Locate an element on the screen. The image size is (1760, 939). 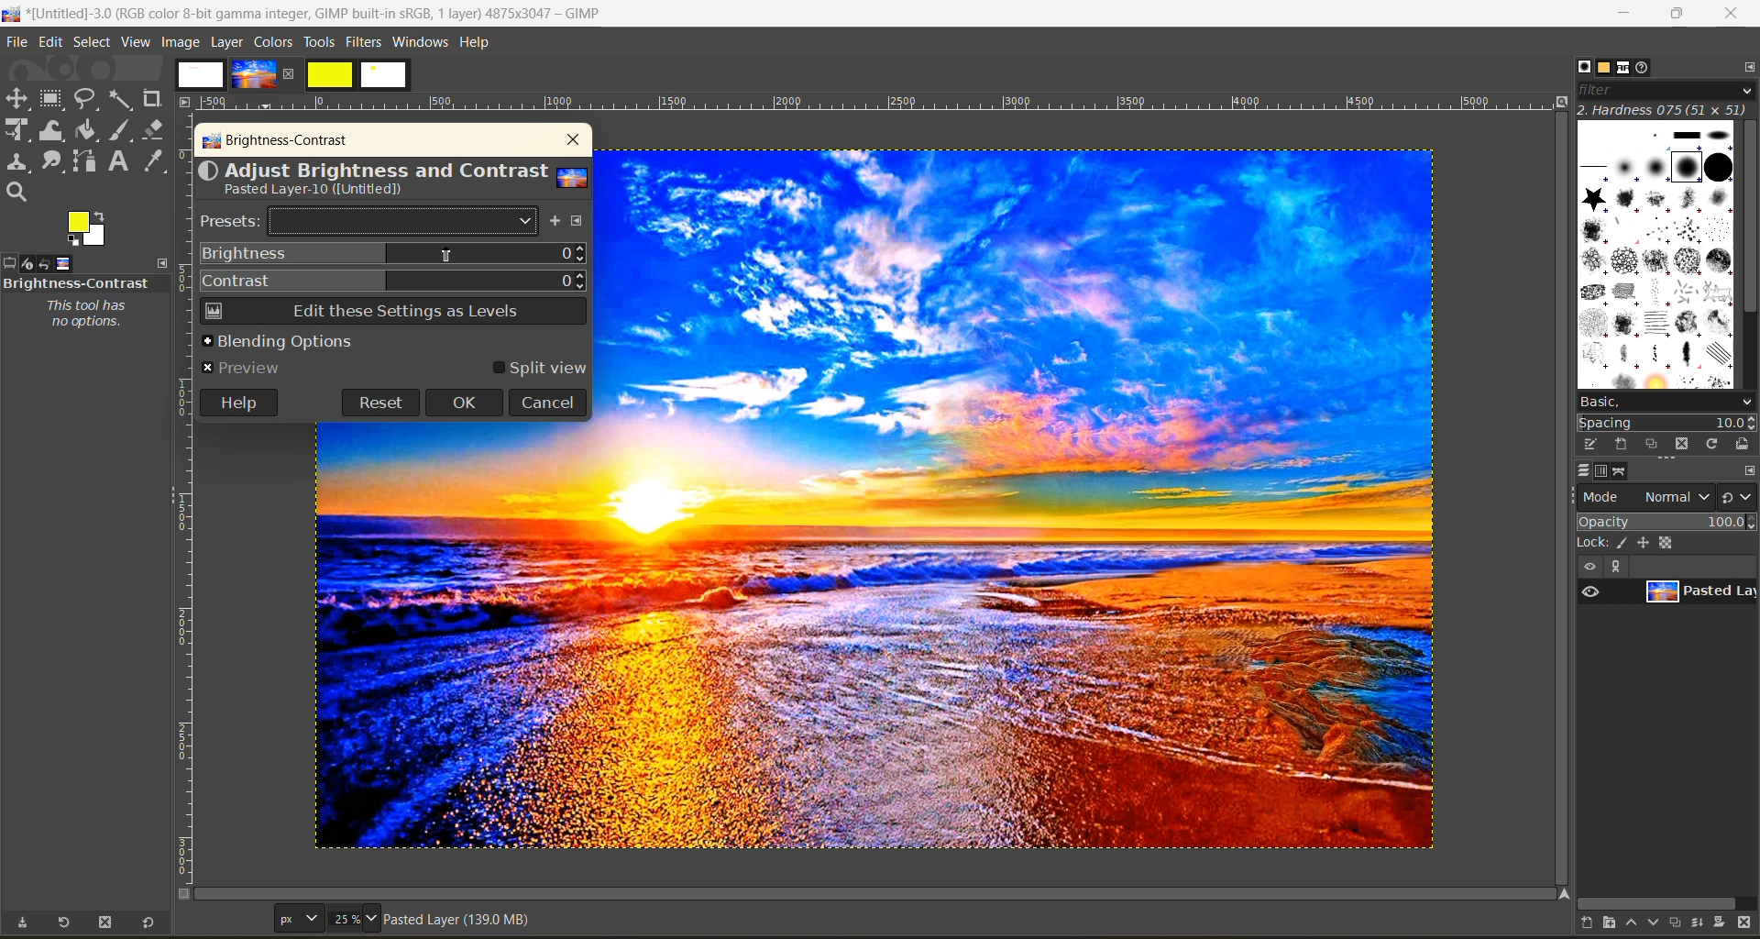
spacing is located at coordinates (1668, 424).